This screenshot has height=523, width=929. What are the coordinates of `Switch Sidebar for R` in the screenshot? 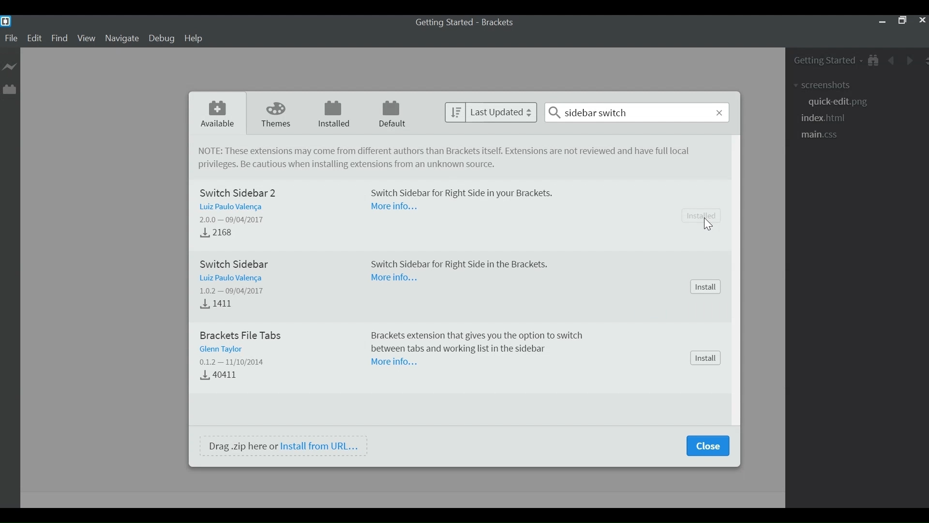 It's located at (454, 263).